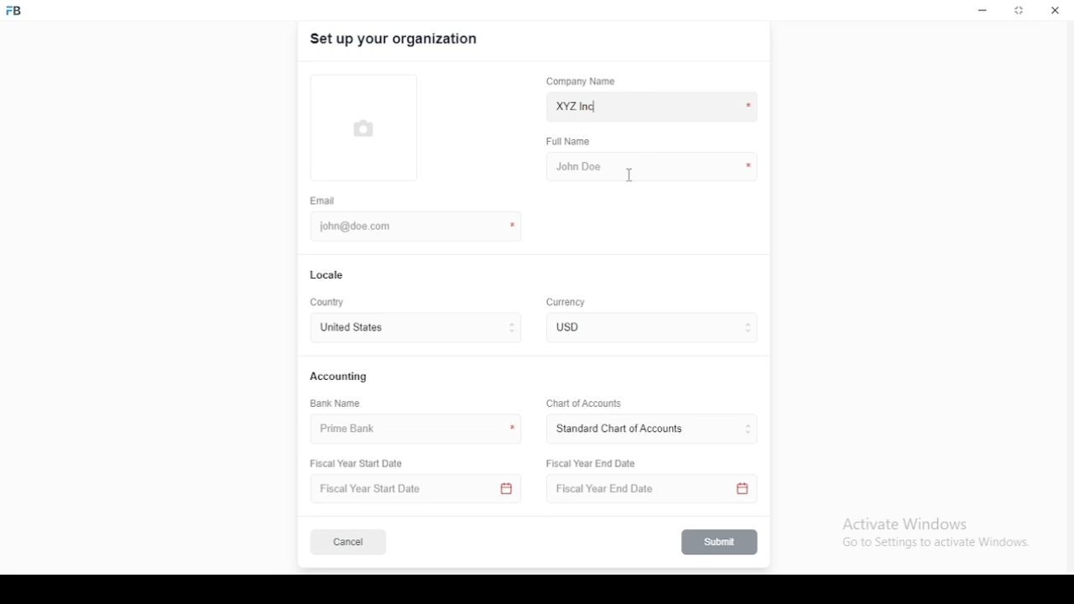 The image size is (1074, 604). What do you see at coordinates (362, 226) in the screenshot?
I see `john@doe.com` at bounding box center [362, 226].